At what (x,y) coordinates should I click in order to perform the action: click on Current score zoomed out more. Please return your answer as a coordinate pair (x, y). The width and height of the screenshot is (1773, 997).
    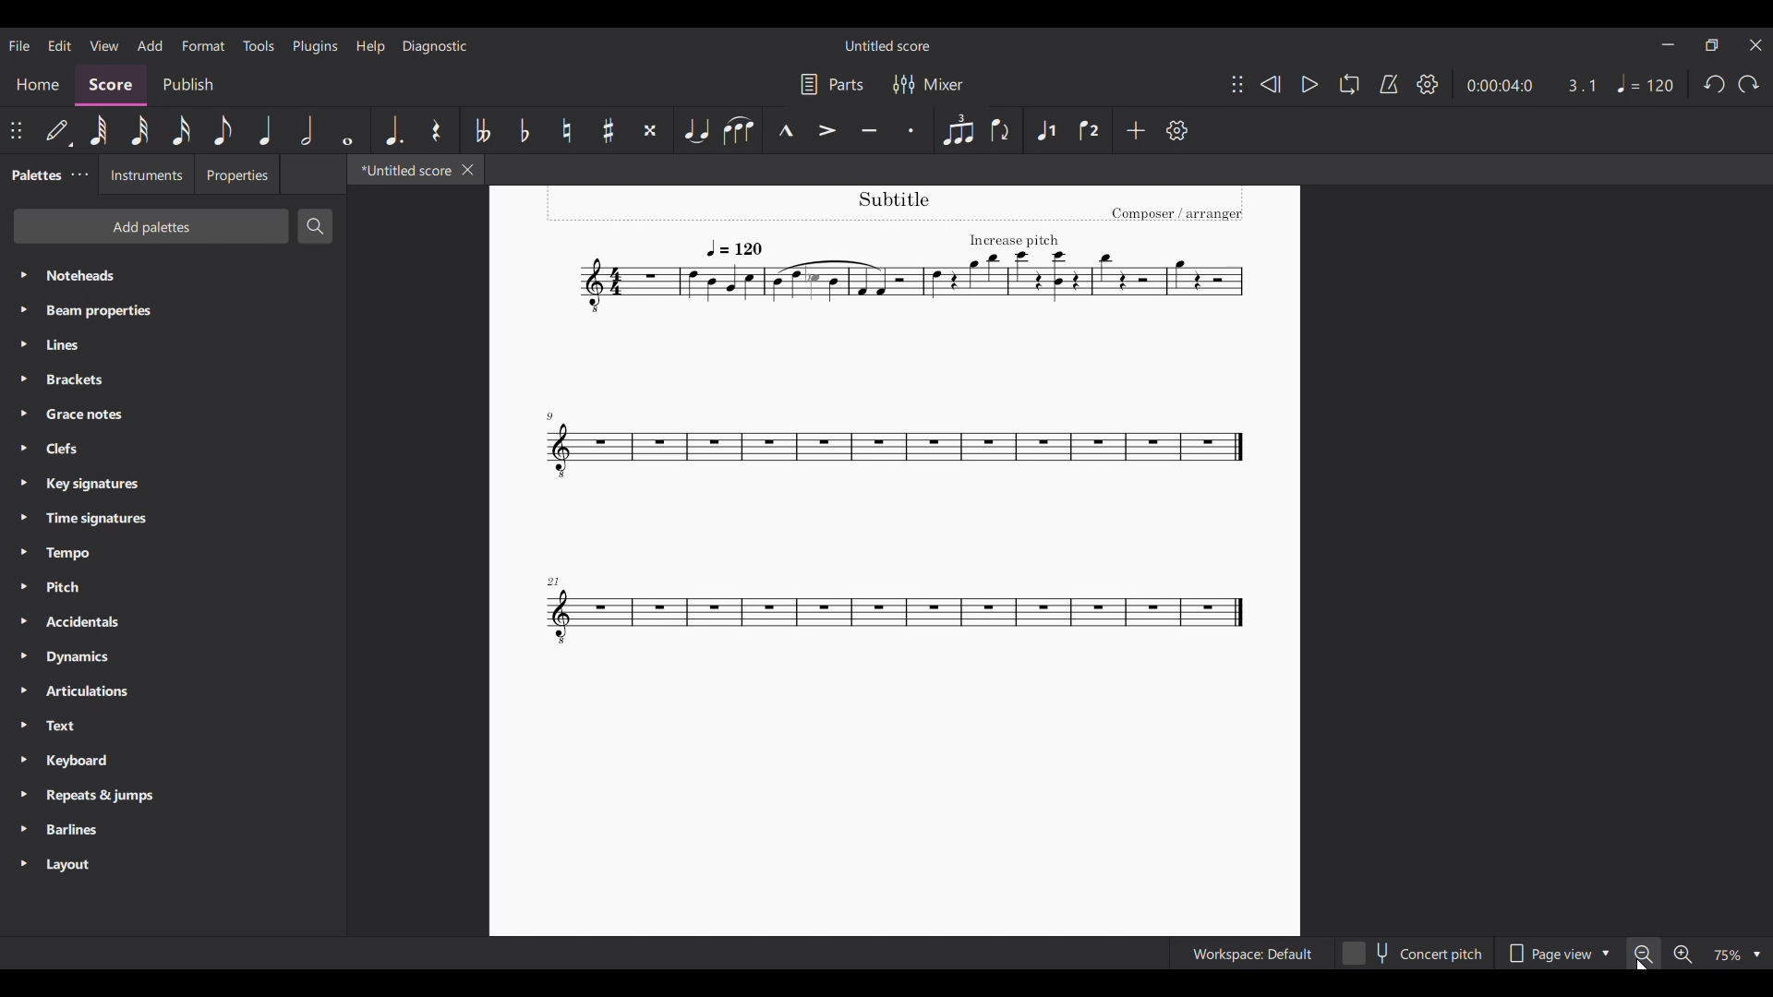
    Looking at the image, I should click on (894, 561).